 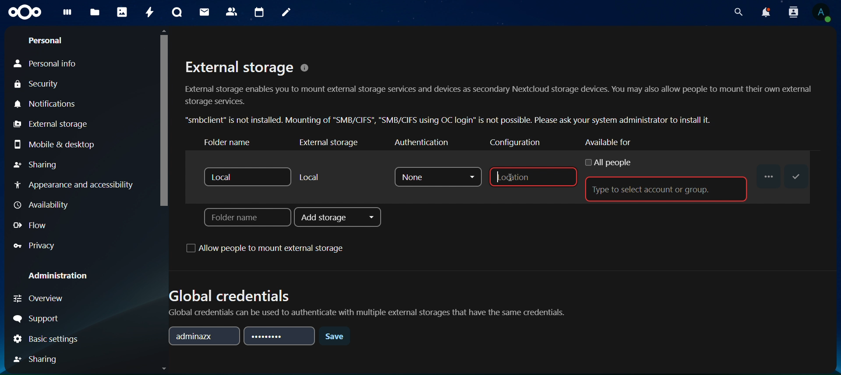 I want to click on overview, so click(x=42, y=299).